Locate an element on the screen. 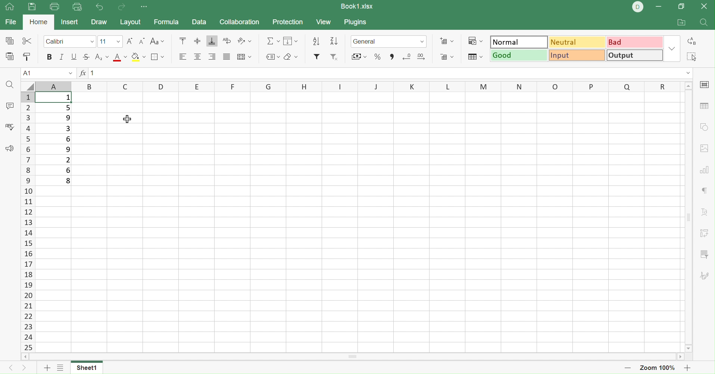  Next is located at coordinates (23, 369).